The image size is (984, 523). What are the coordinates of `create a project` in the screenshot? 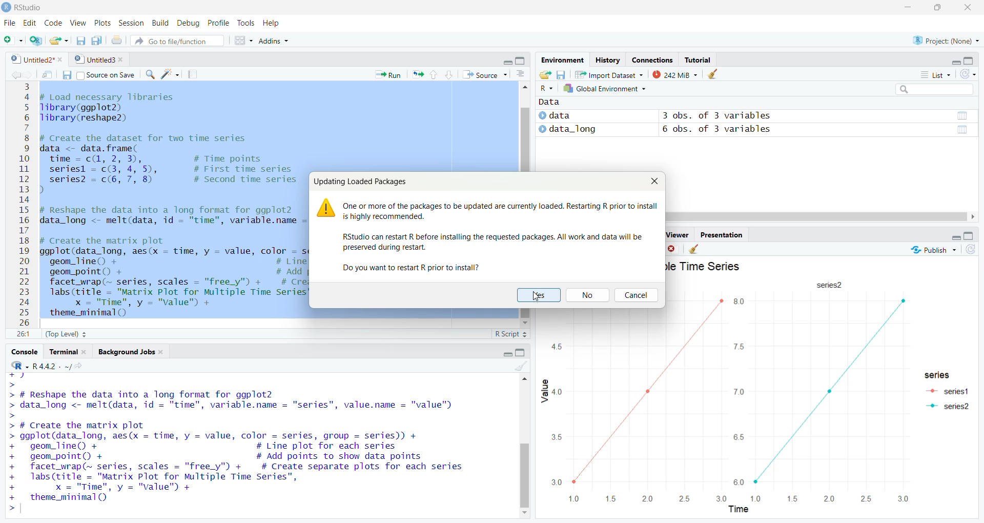 It's located at (35, 40).